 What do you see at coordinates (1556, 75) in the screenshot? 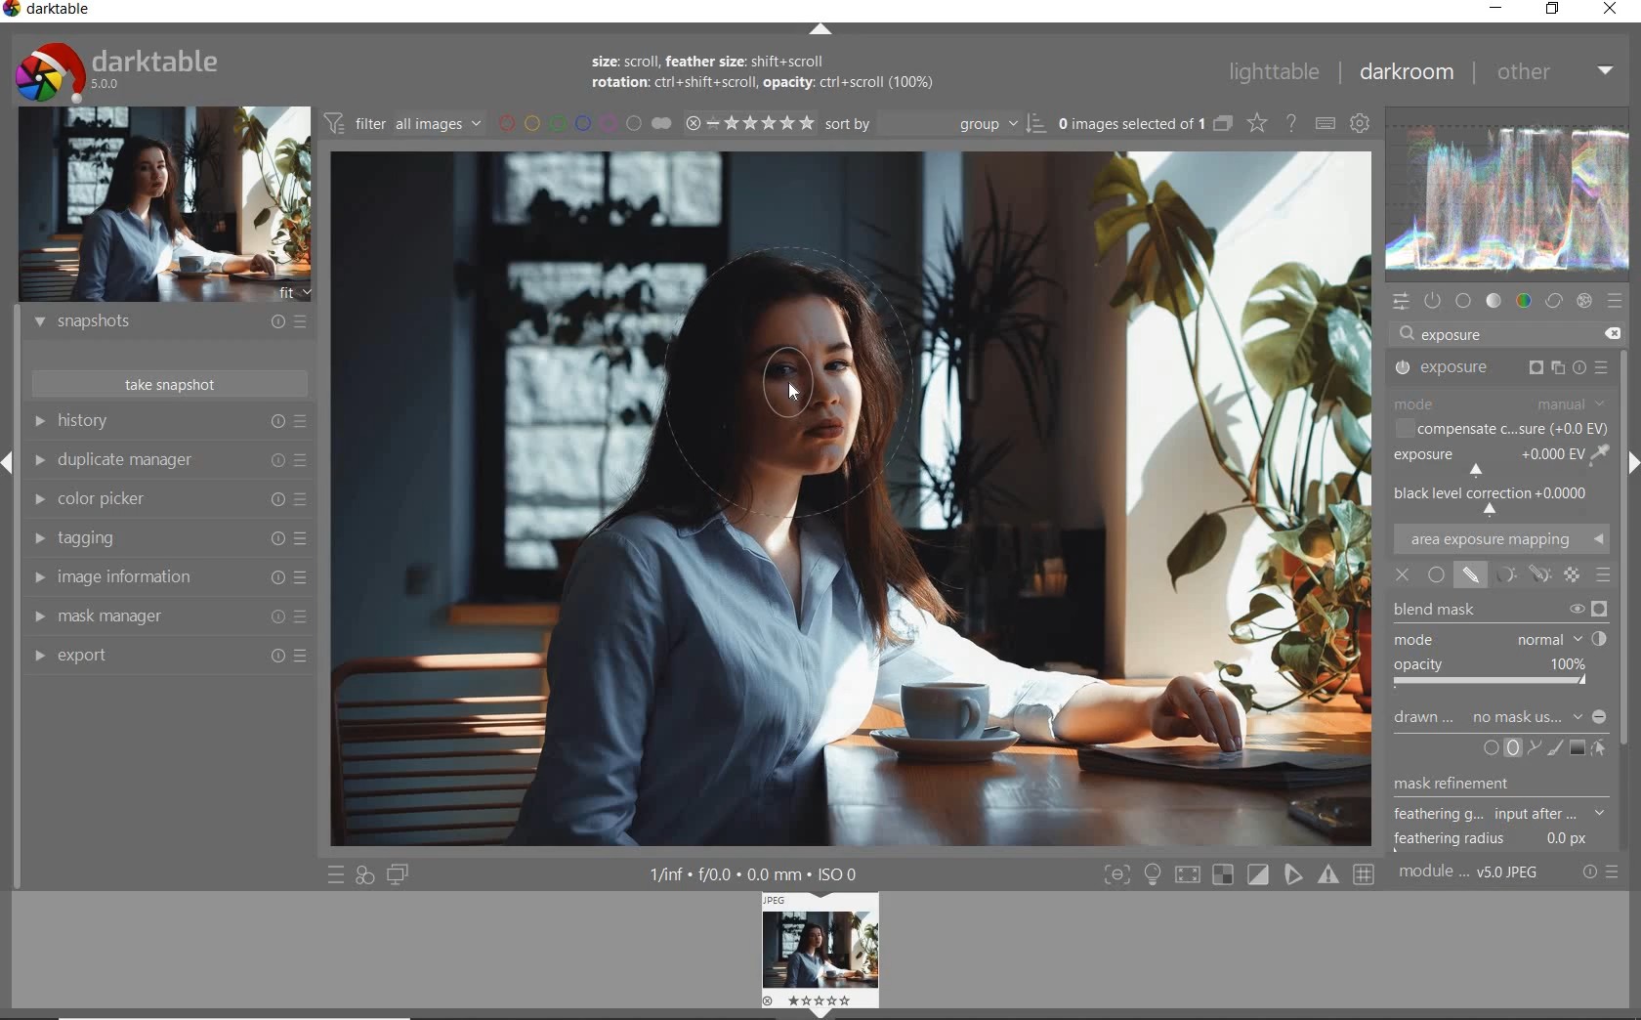
I see `other` at bounding box center [1556, 75].